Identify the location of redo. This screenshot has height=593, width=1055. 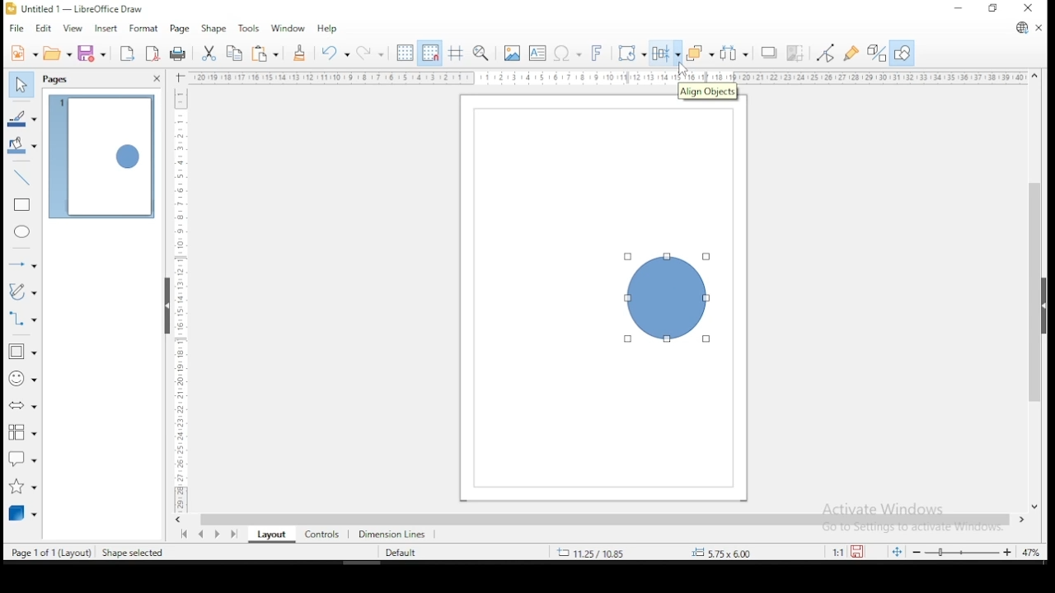
(369, 52).